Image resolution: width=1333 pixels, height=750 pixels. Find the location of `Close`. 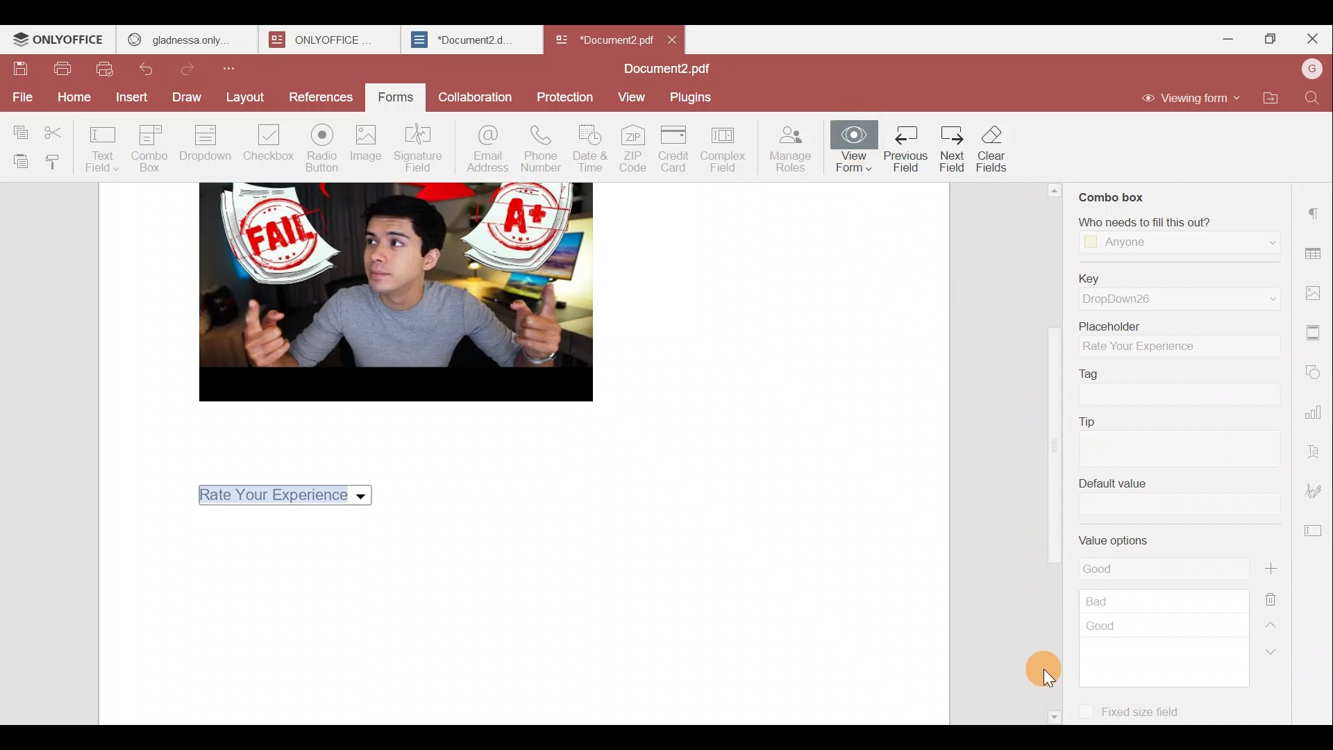

Close is located at coordinates (674, 37).